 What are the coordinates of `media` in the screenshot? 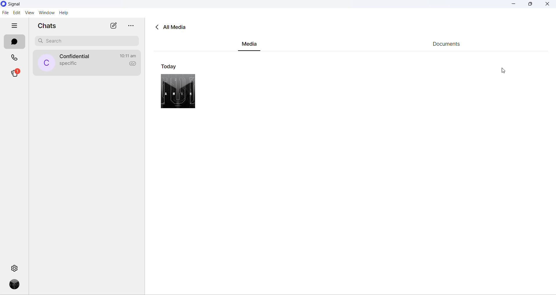 It's located at (178, 91).